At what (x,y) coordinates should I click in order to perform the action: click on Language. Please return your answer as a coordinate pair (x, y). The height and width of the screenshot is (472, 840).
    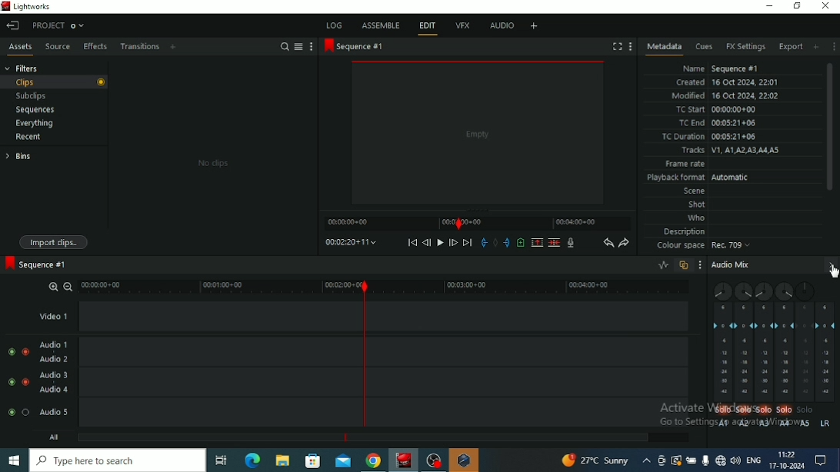
    Looking at the image, I should click on (755, 459).